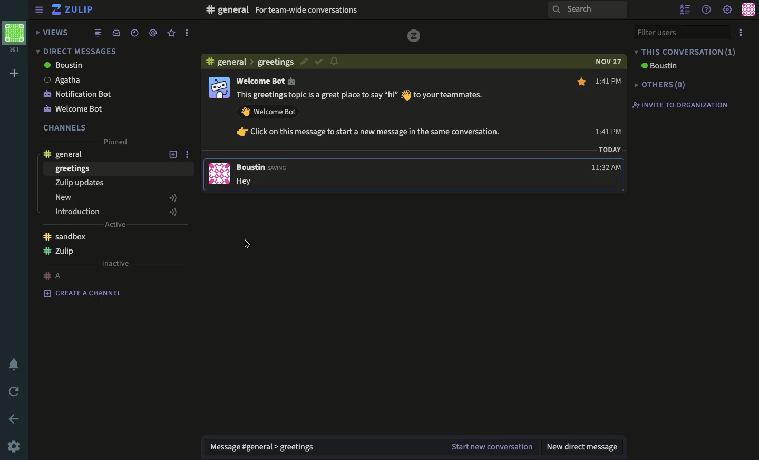 The height and width of the screenshot is (460, 759). Describe the element at coordinates (62, 253) in the screenshot. I see `zulip` at that location.